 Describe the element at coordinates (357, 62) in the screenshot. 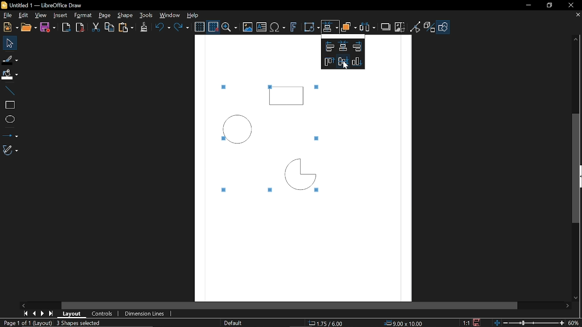

I see `Align down` at that location.